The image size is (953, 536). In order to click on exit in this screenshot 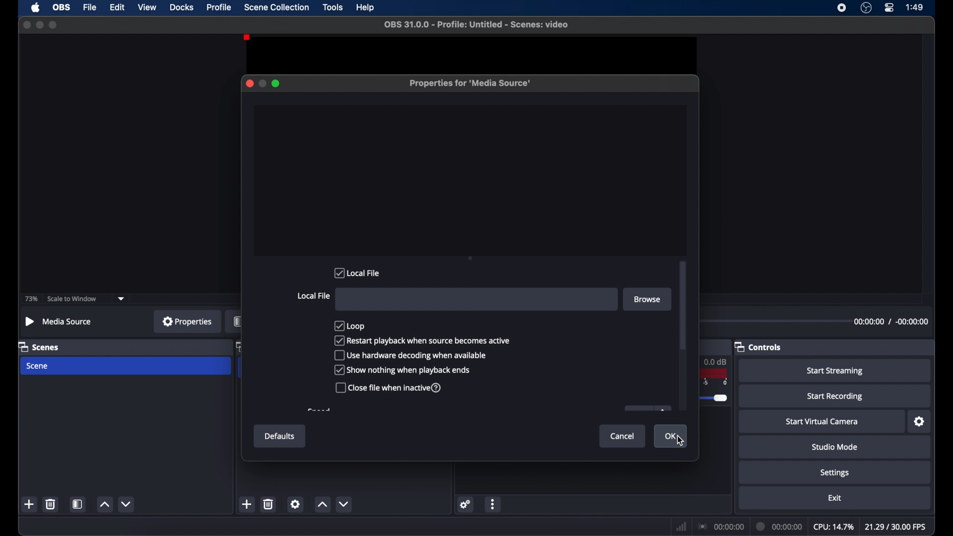, I will do `click(835, 498)`.